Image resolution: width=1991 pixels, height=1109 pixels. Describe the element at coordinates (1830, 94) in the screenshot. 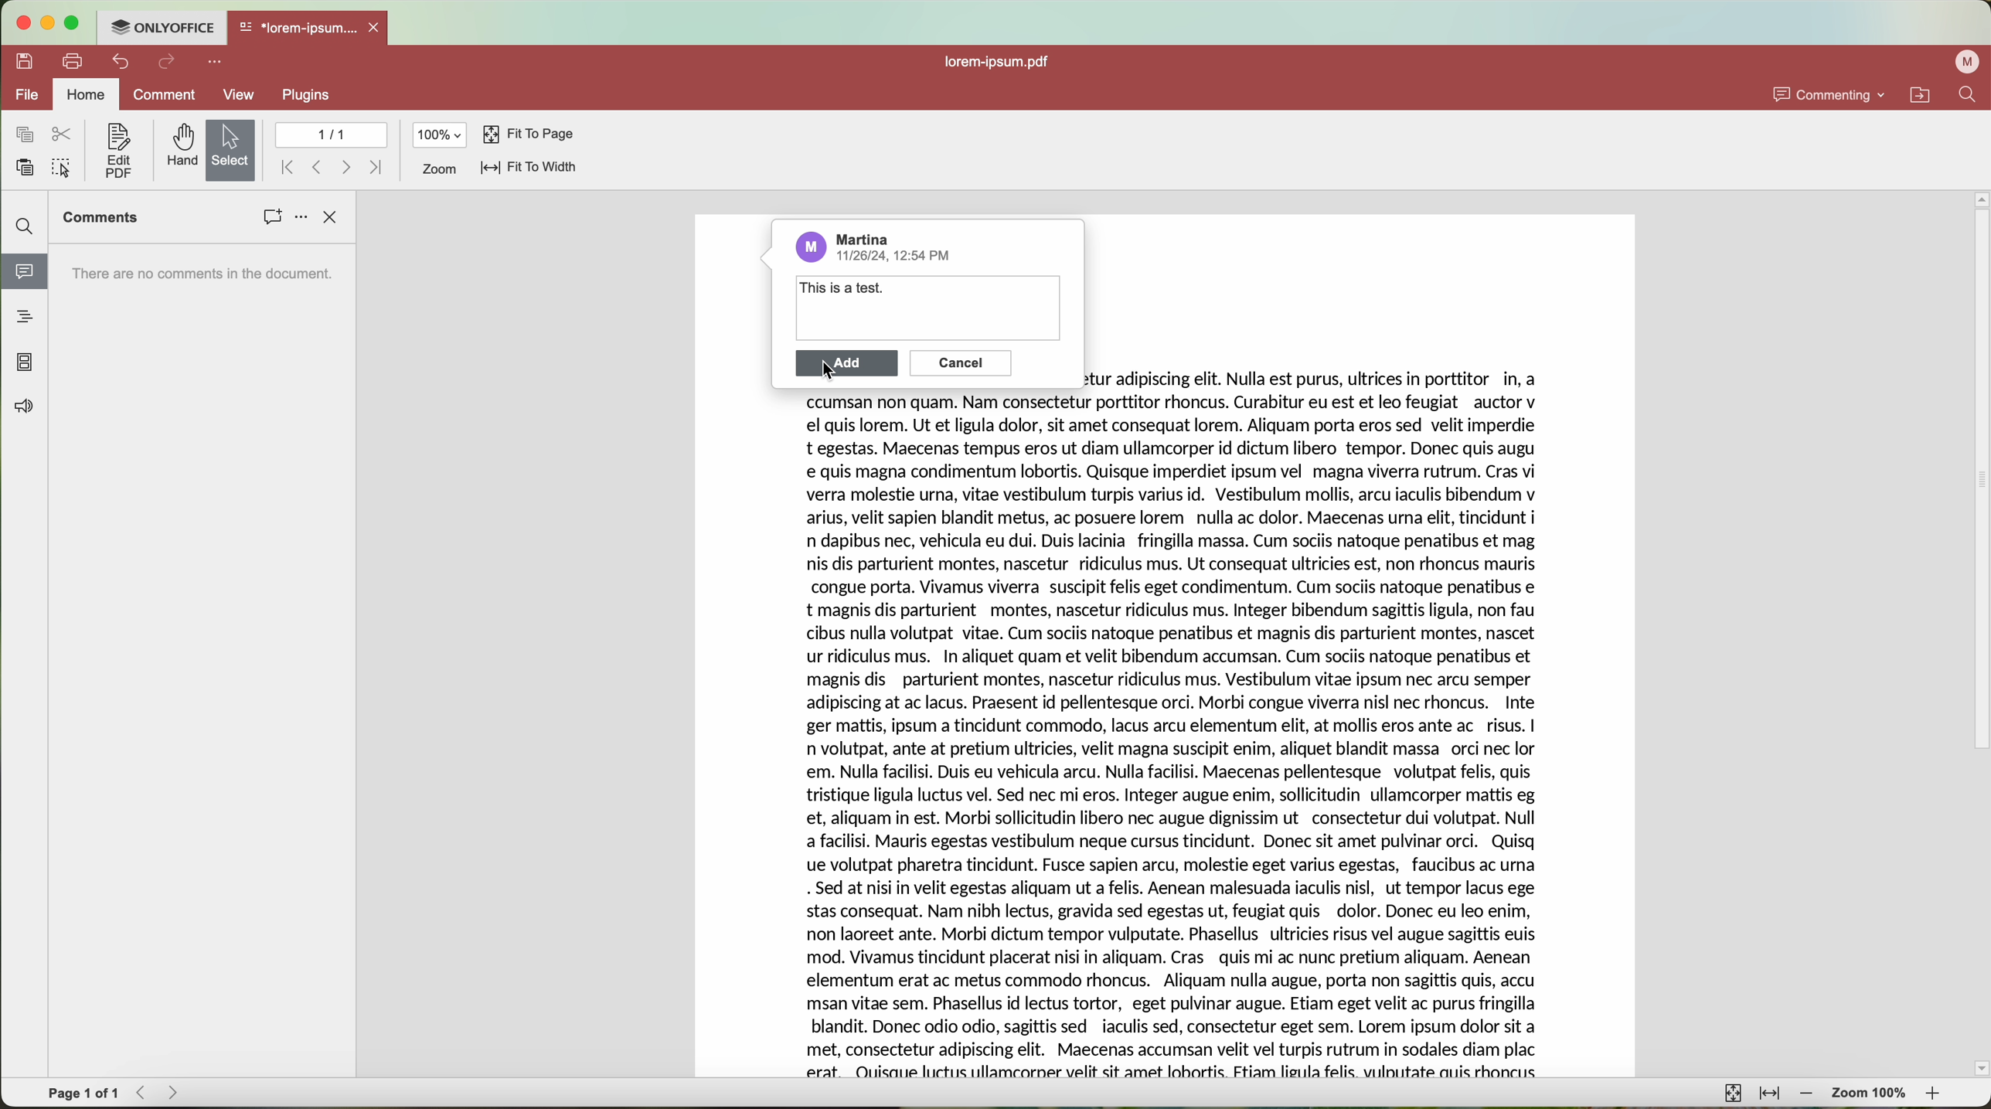

I see `commenting` at that location.